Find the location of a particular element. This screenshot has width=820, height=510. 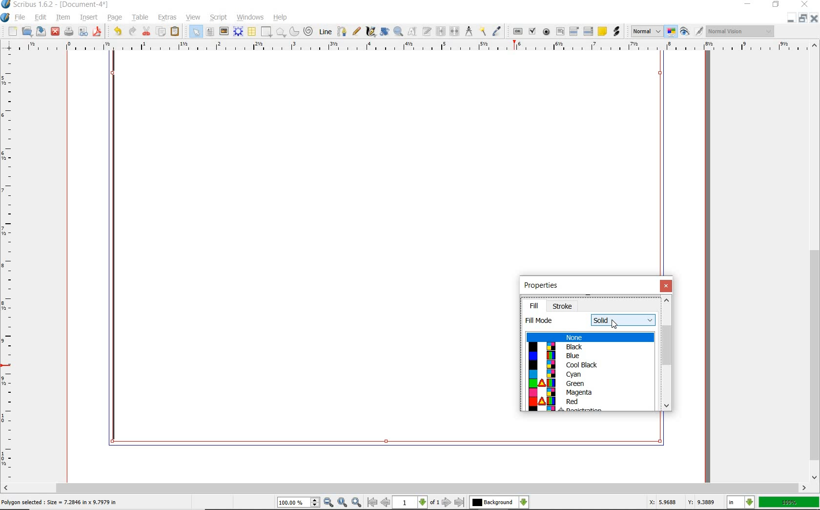

preflight verifier is located at coordinates (83, 32).